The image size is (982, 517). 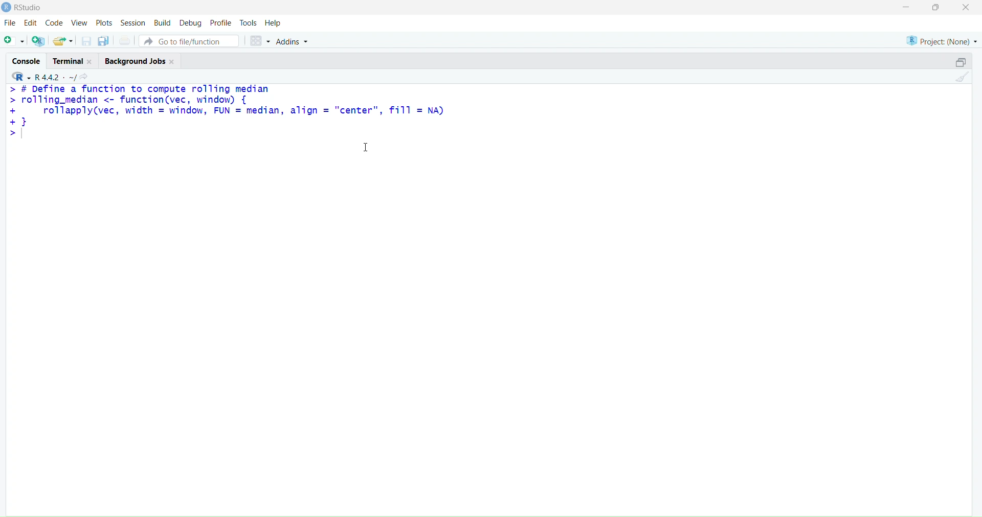 I want to click on tools, so click(x=249, y=23).